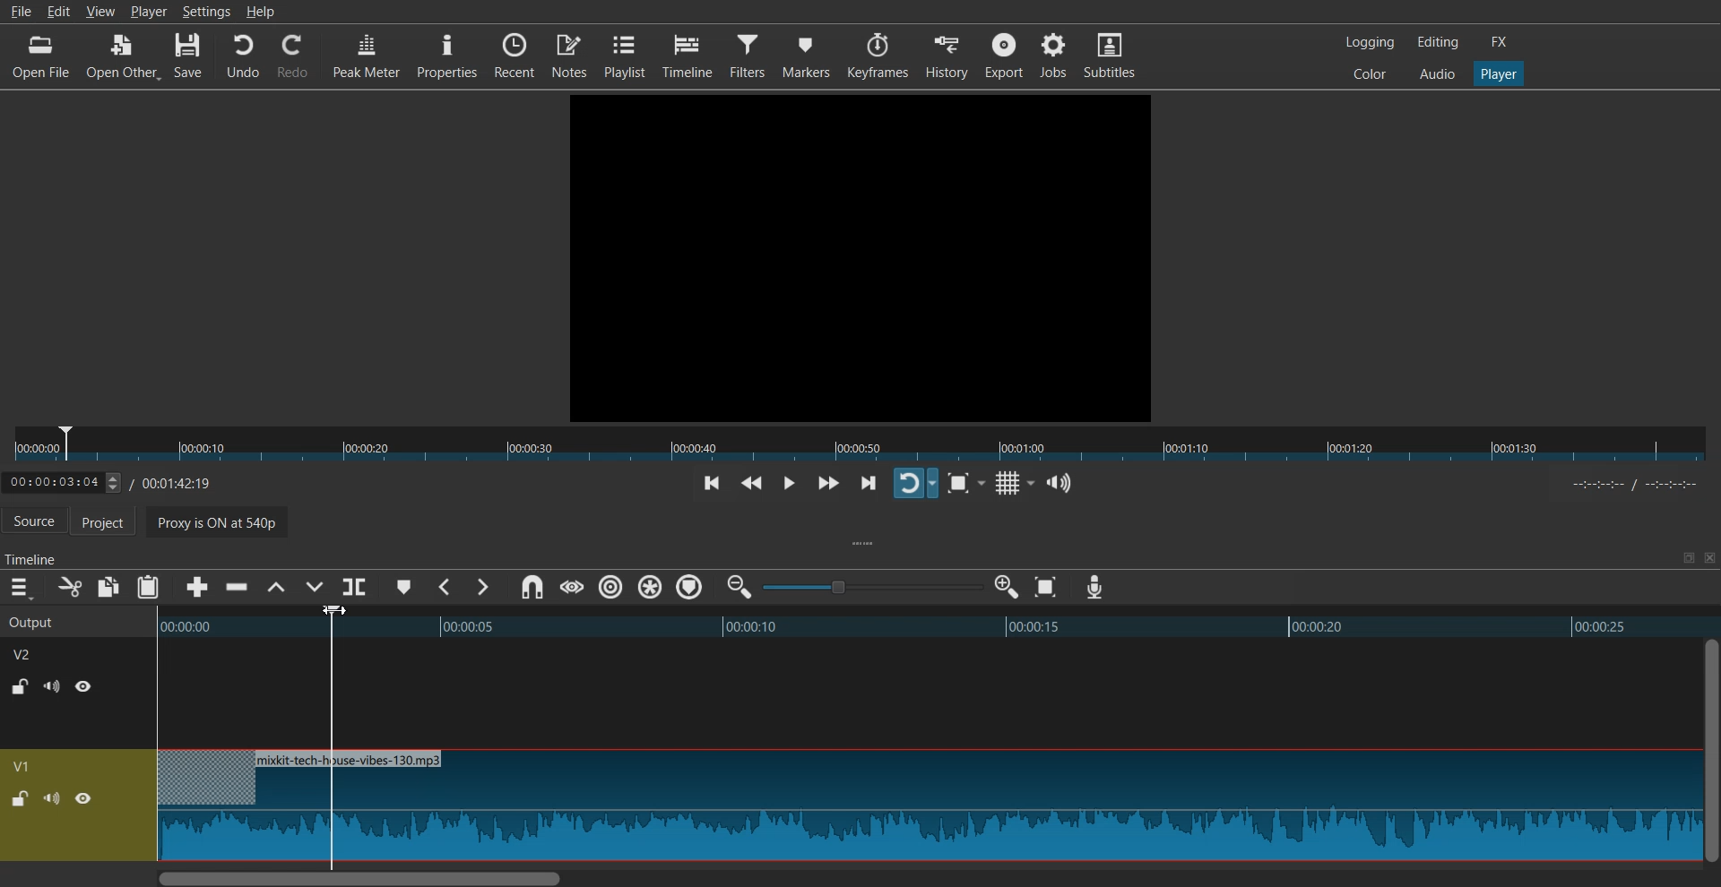 The image size is (1721, 887). What do you see at coordinates (1710, 750) in the screenshot?
I see `Vertical Scroll bar` at bounding box center [1710, 750].